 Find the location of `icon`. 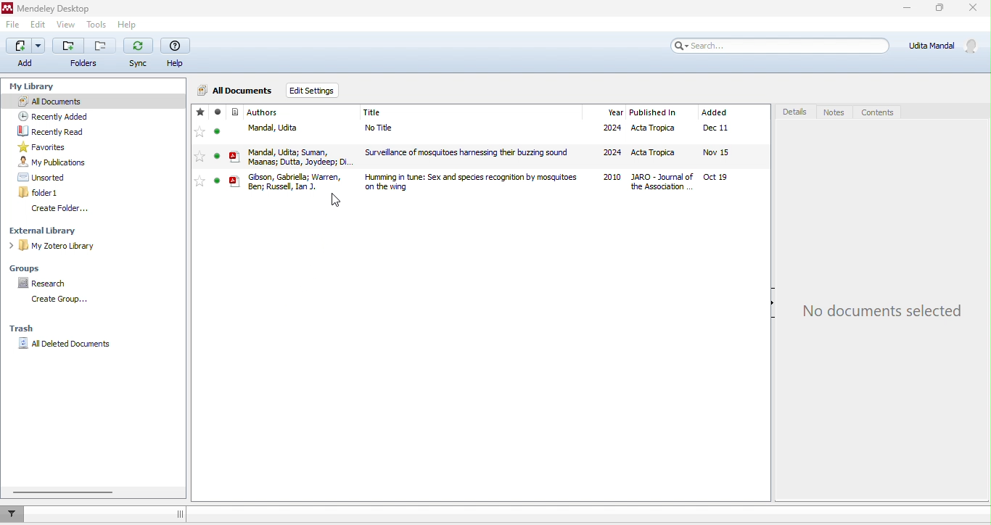

icon is located at coordinates (235, 147).